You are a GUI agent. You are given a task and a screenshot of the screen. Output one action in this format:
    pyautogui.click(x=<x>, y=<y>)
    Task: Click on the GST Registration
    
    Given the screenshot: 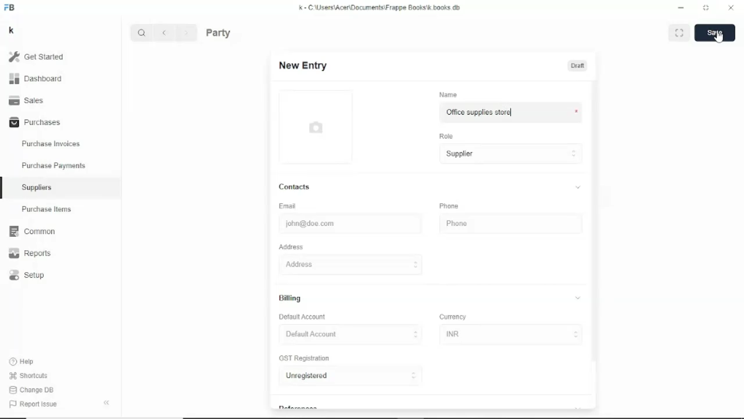 What is the action you would take?
    pyautogui.click(x=306, y=359)
    